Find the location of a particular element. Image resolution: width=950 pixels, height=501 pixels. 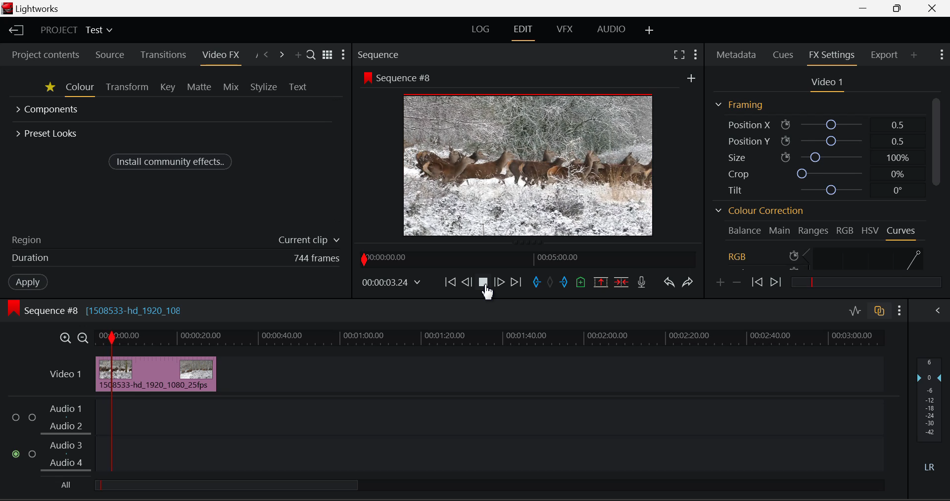

Project Timeline Tracks is located at coordinates (490, 339).